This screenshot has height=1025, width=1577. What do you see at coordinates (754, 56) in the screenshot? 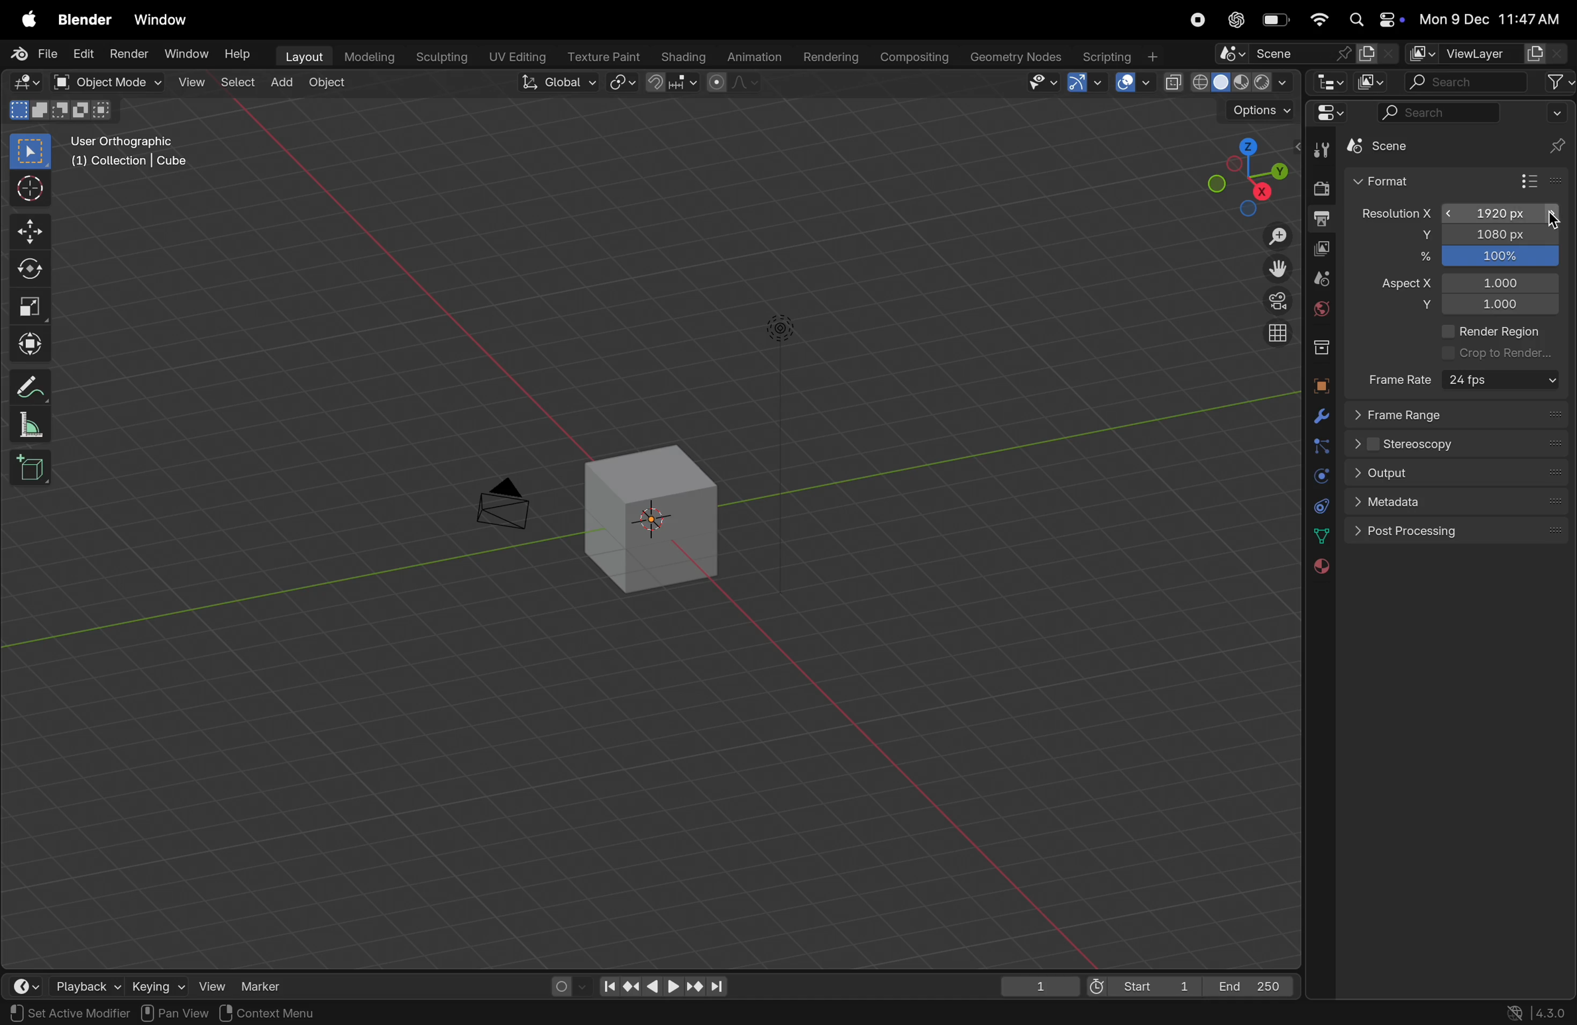
I see `Animation` at bounding box center [754, 56].